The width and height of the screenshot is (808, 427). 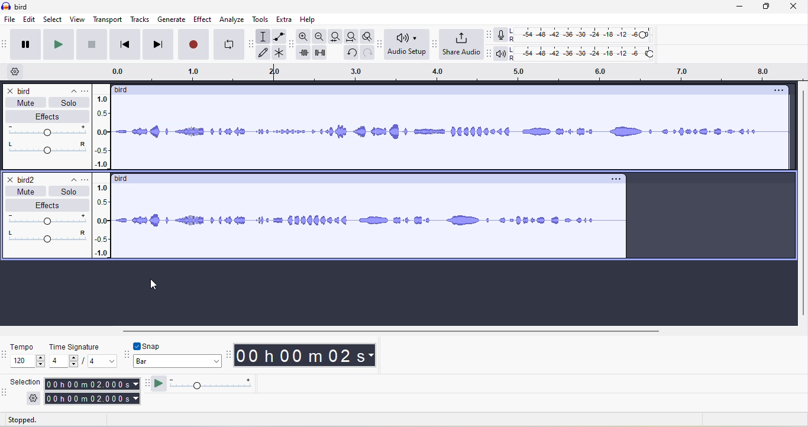 I want to click on snap, so click(x=153, y=346).